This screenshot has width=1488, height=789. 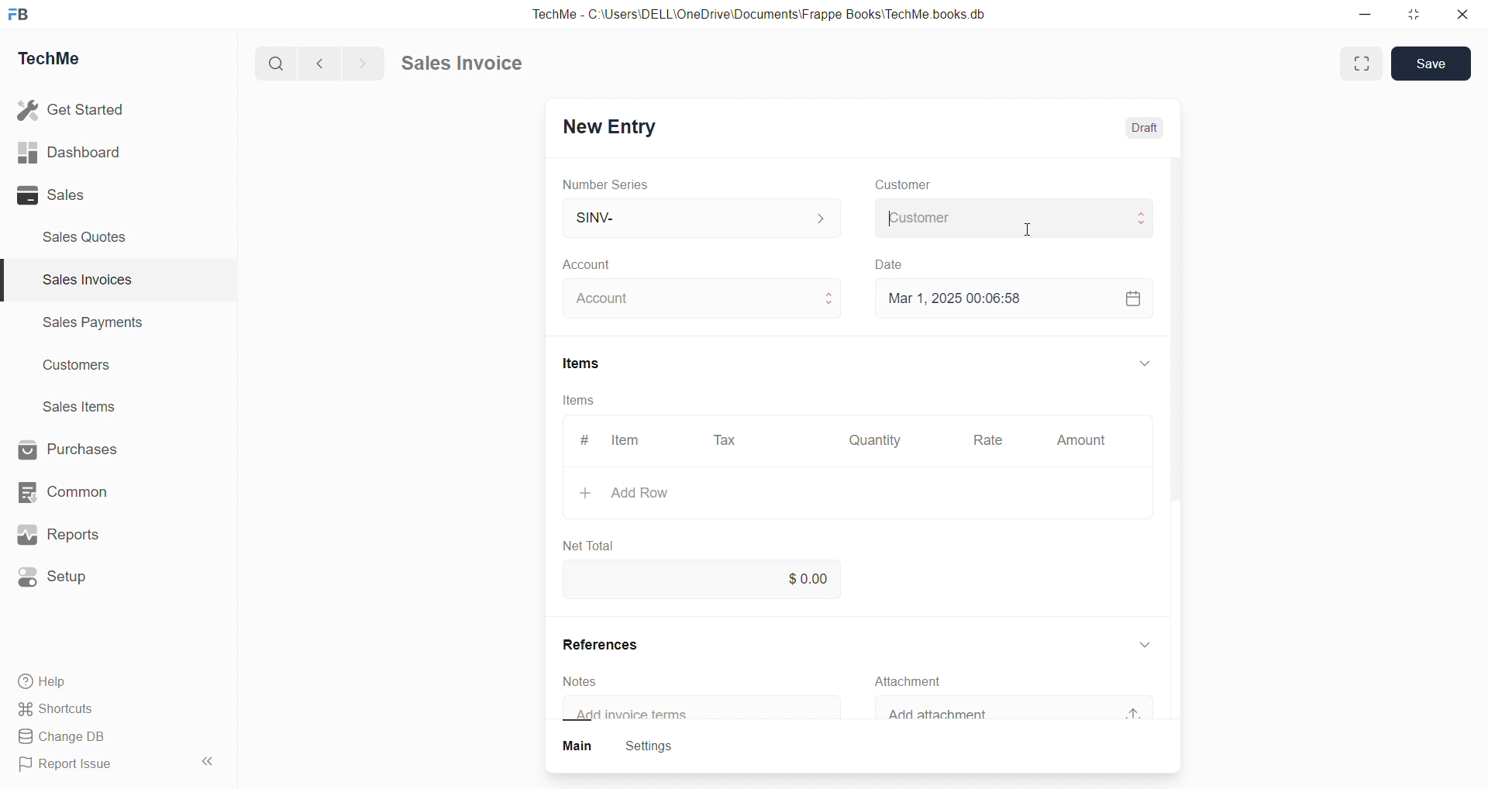 I want to click on $0.00, so click(x=813, y=577).